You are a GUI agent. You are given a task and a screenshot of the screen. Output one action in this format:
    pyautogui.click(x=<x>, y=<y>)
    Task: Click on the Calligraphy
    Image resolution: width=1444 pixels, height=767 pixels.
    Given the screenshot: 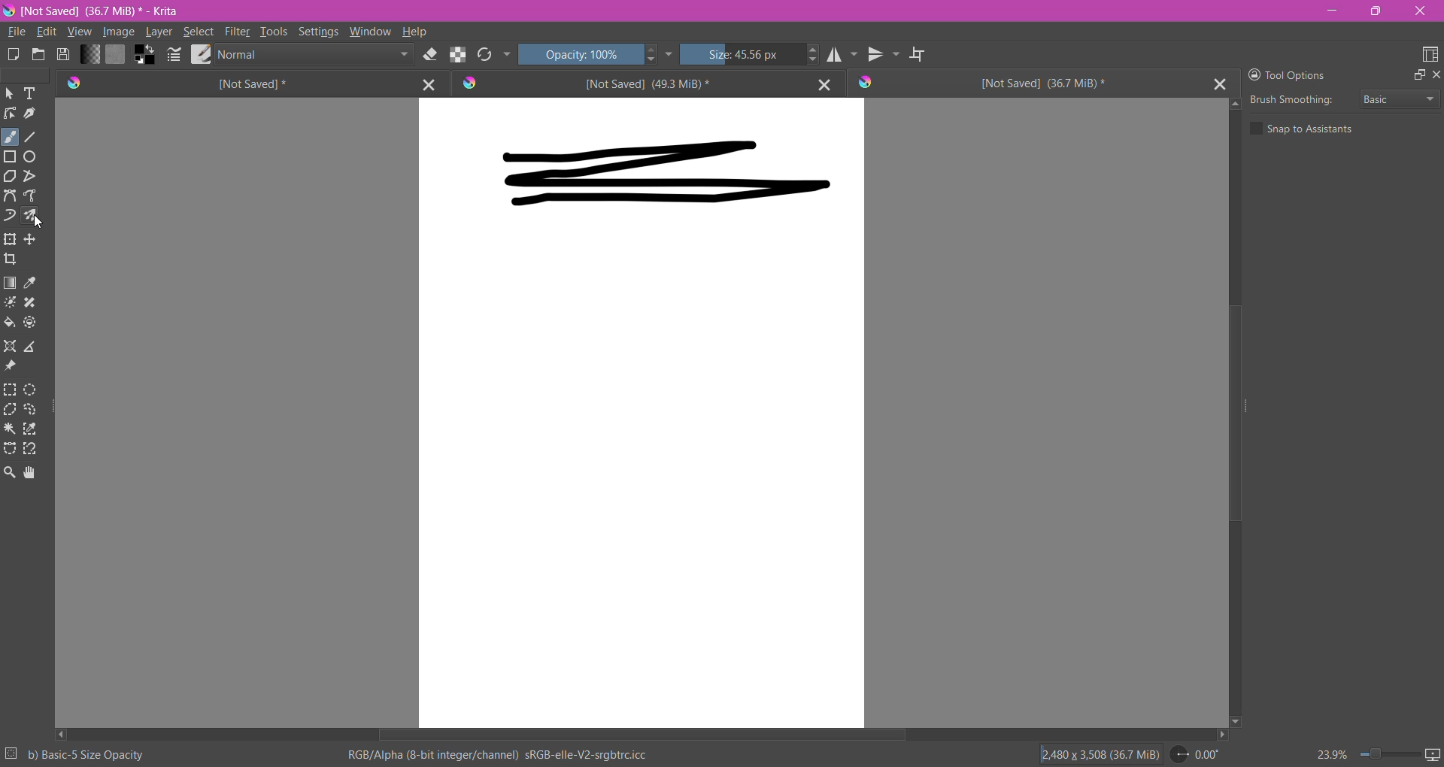 What is the action you would take?
    pyautogui.click(x=32, y=113)
    